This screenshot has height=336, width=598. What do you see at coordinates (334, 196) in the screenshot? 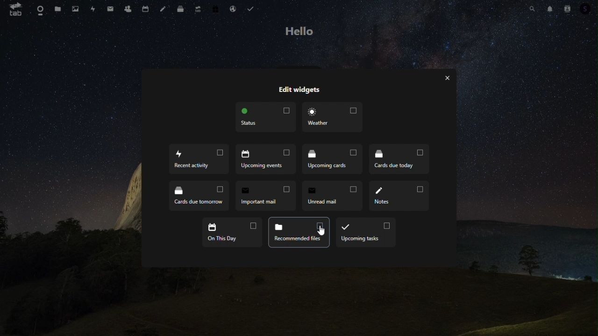
I see `unread mail` at bounding box center [334, 196].